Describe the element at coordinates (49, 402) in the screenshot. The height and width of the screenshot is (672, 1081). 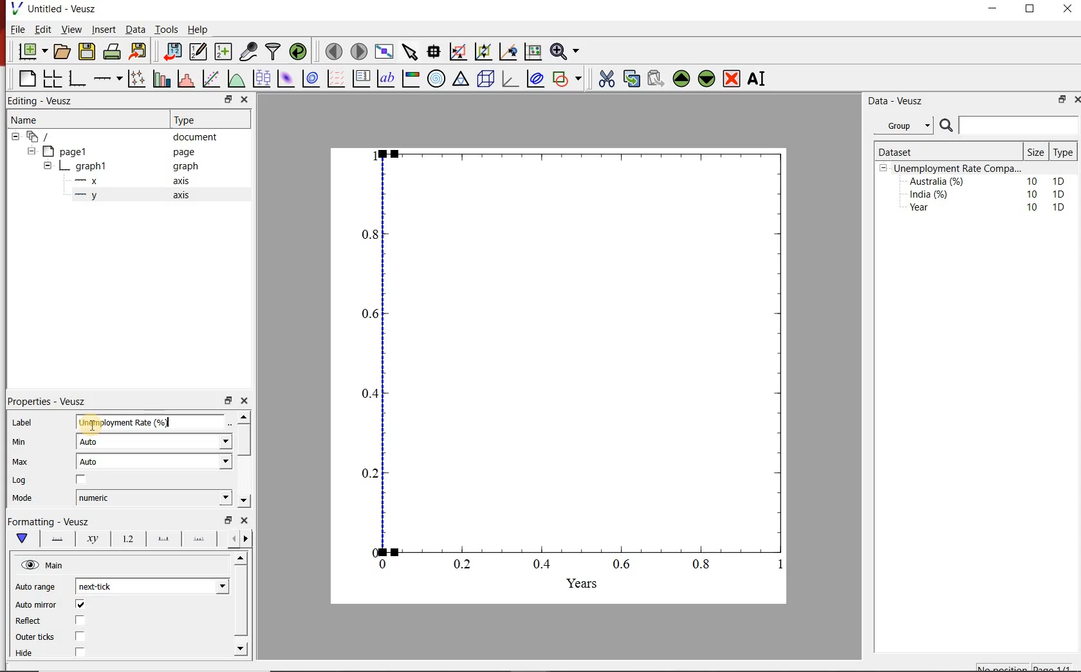
I see `Properties - Veusz` at that location.